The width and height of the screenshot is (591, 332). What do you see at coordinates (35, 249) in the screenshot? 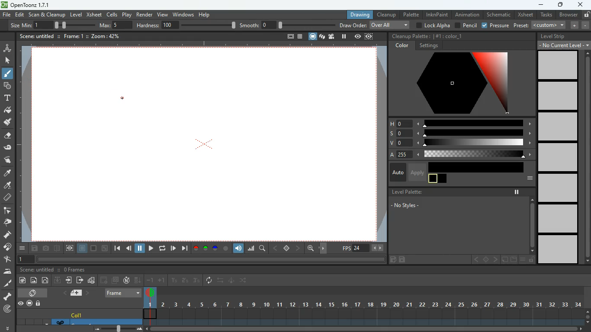
I see `save` at bounding box center [35, 249].